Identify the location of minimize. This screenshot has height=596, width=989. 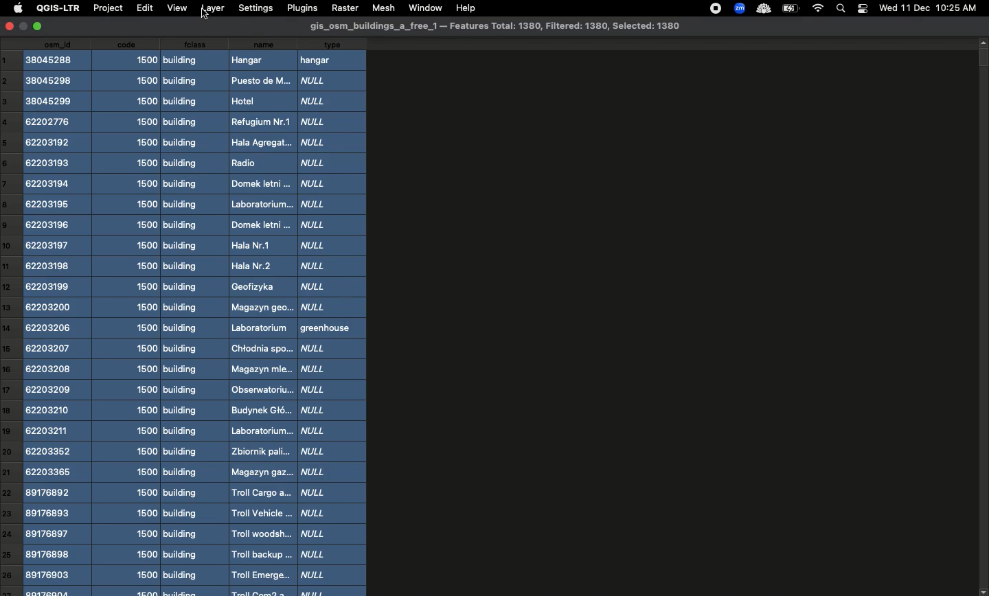
(23, 28).